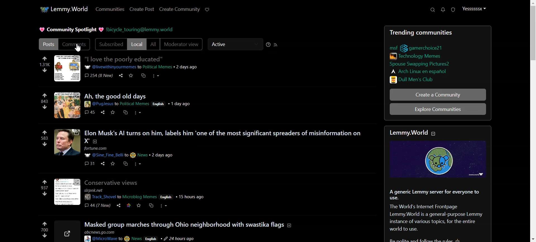 This screenshot has width=536, height=242. Describe the element at coordinates (417, 55) in the screenshot. I see `LInks` at that location.